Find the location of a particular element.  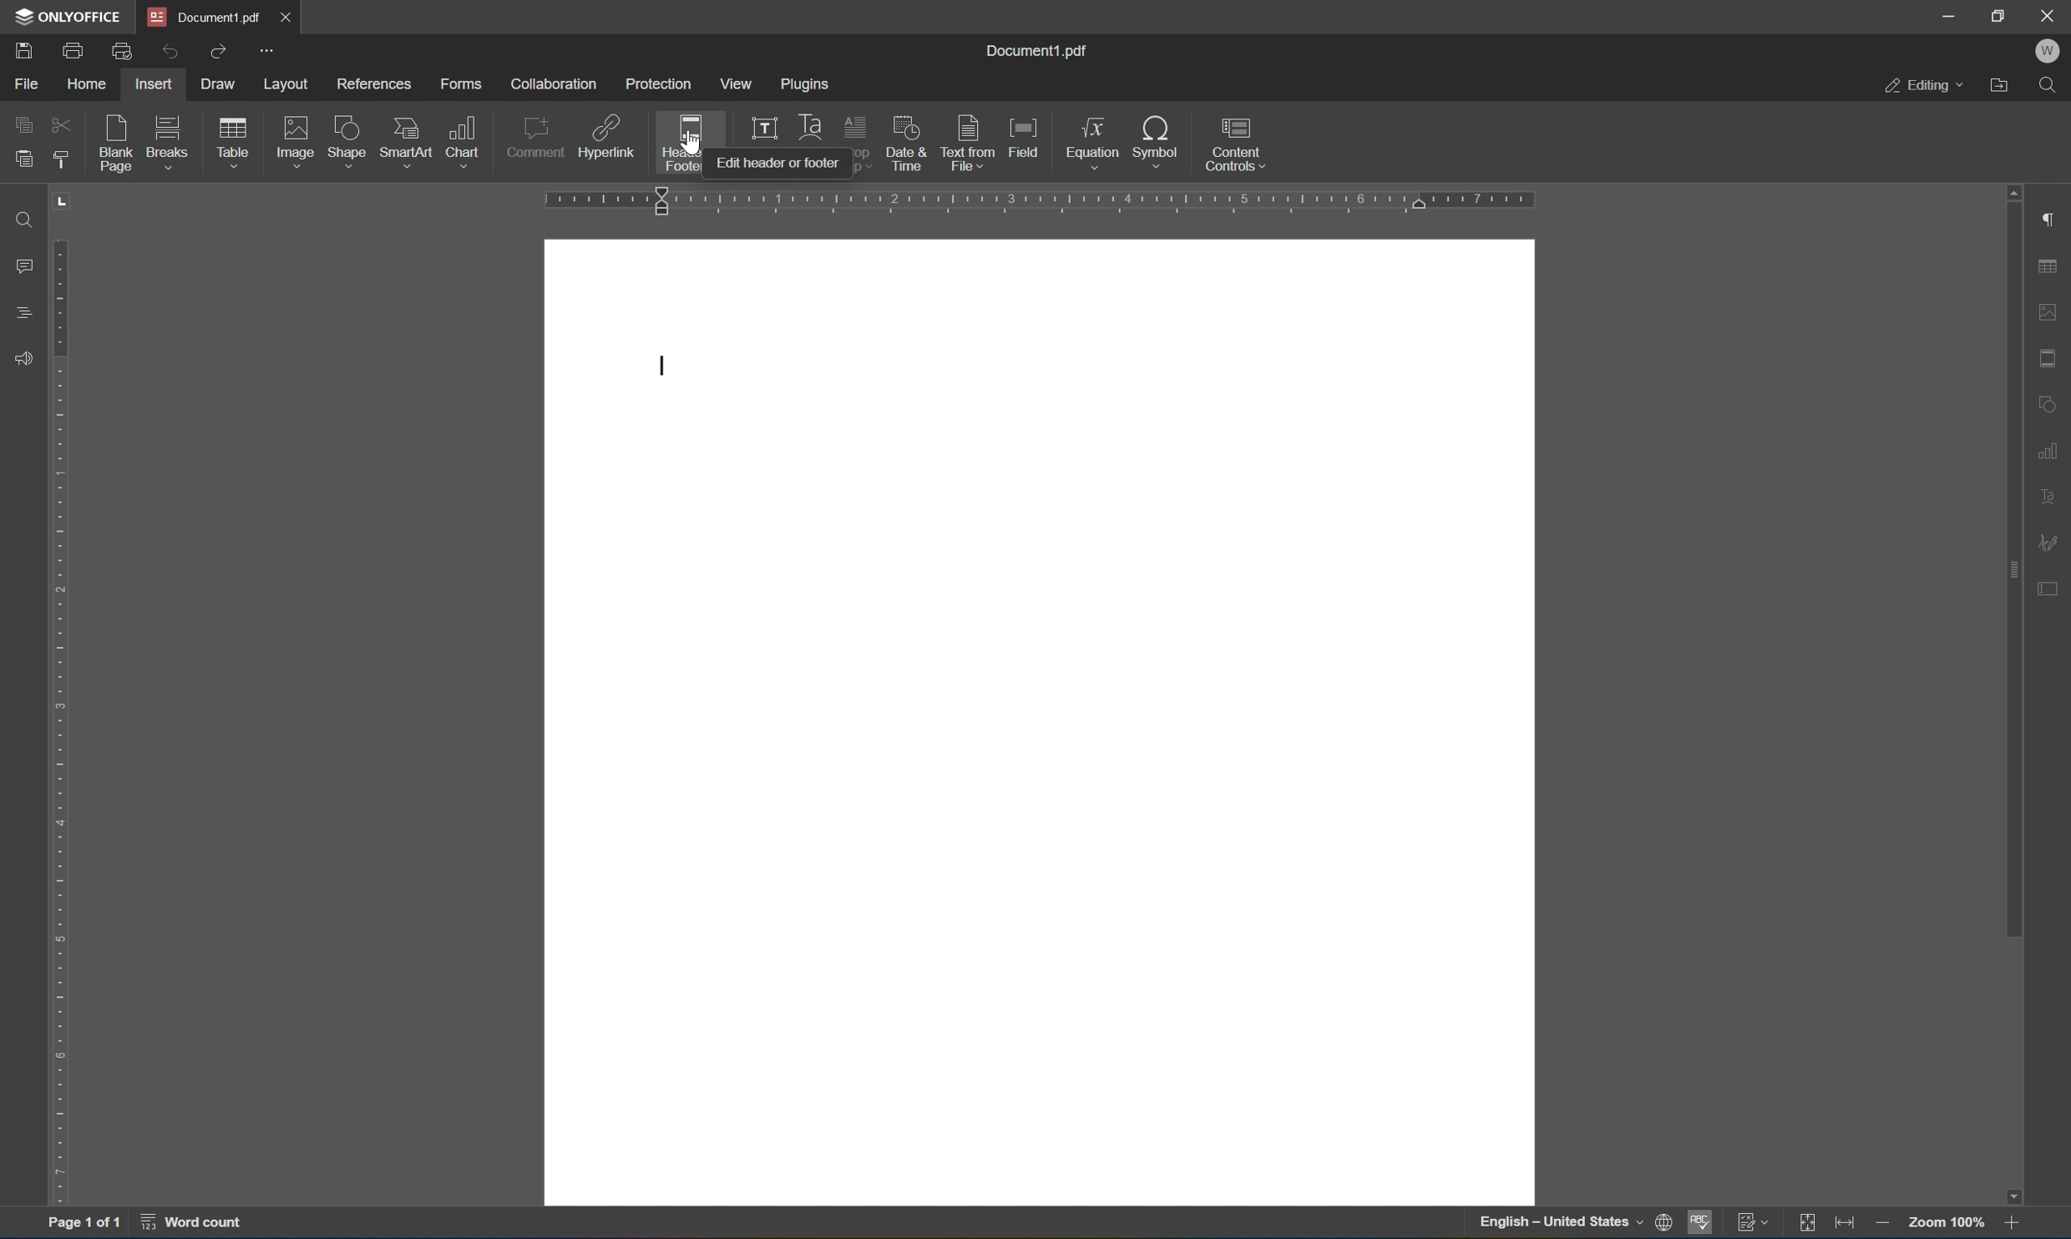

ruler is located at coordinates (1046, 201).